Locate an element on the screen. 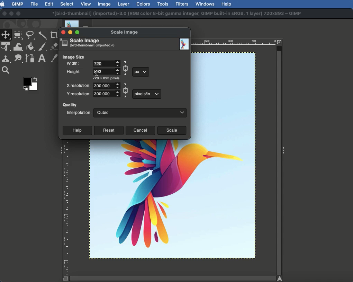 The width and height of the screenshot is (353, 282). Scale image is located at coordinates (124, 30).